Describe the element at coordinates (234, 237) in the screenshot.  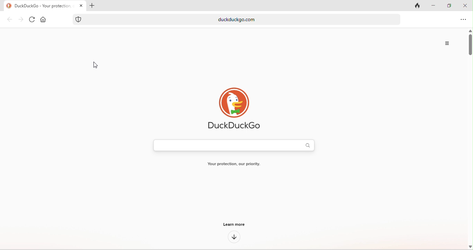
I see `down arrow` at that location.